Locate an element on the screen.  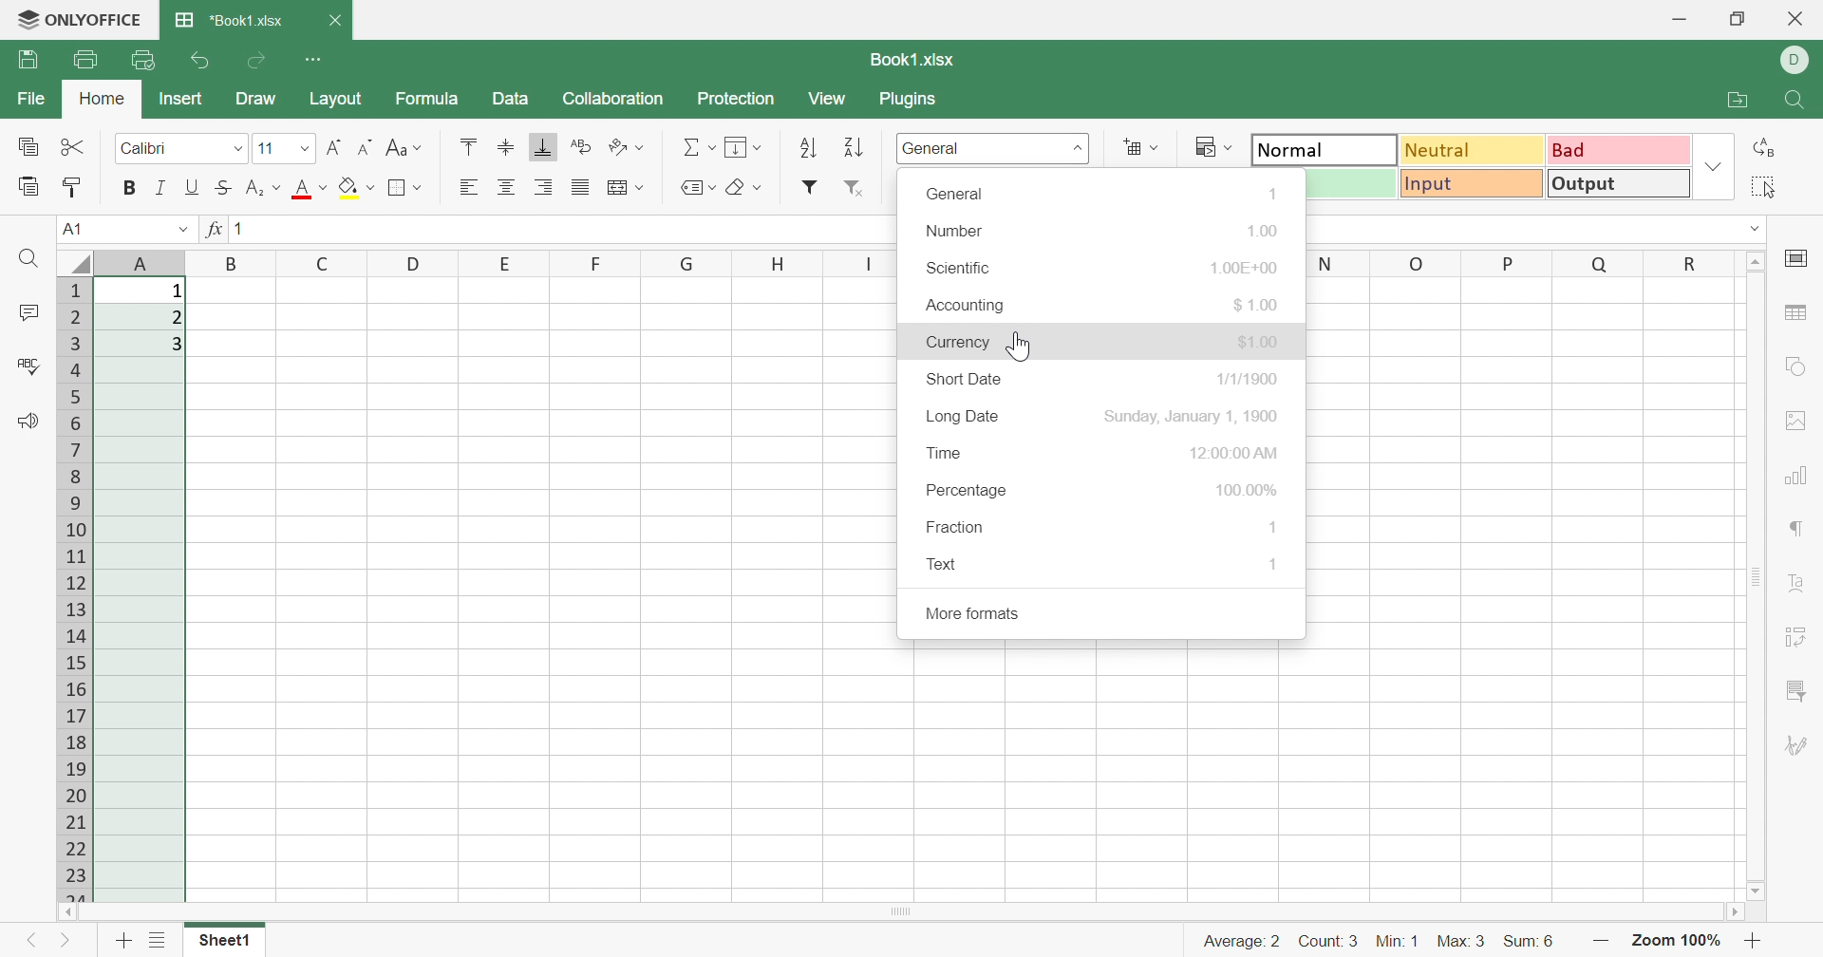
1 is located at coordinates (246, 231).